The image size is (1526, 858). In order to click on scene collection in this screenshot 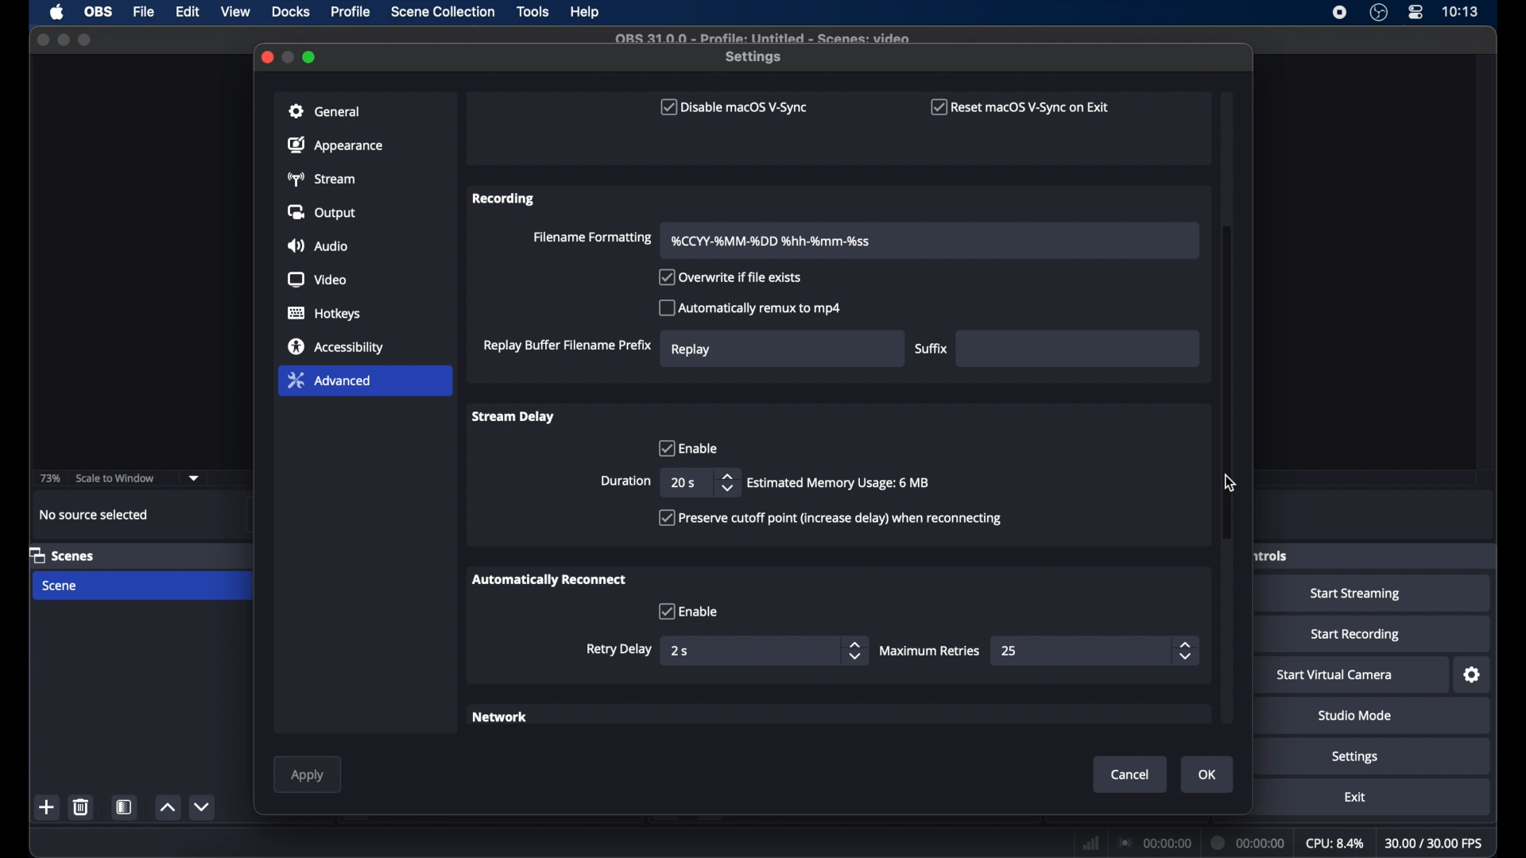, I will do `click(444, 12)`.